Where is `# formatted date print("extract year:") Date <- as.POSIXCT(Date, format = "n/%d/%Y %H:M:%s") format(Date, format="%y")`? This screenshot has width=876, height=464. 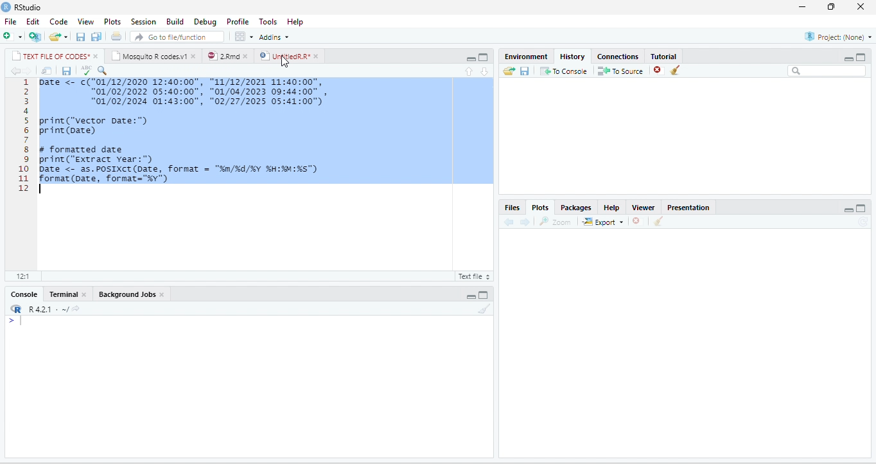
# formatted date print("extract year:") Date <- as.POSIXCT(Date, format = "n/%d/%Y %H:M:%s") format(Date, format="%y") is located at coordinates (197, 163).